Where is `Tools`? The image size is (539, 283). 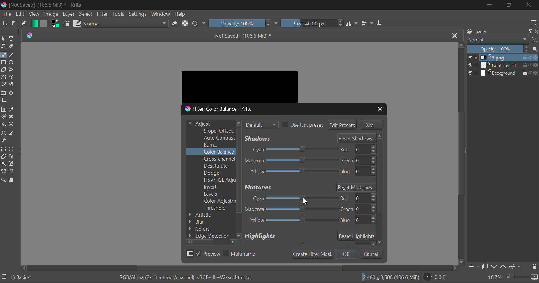
Tools is located at coordinates (118, 15).